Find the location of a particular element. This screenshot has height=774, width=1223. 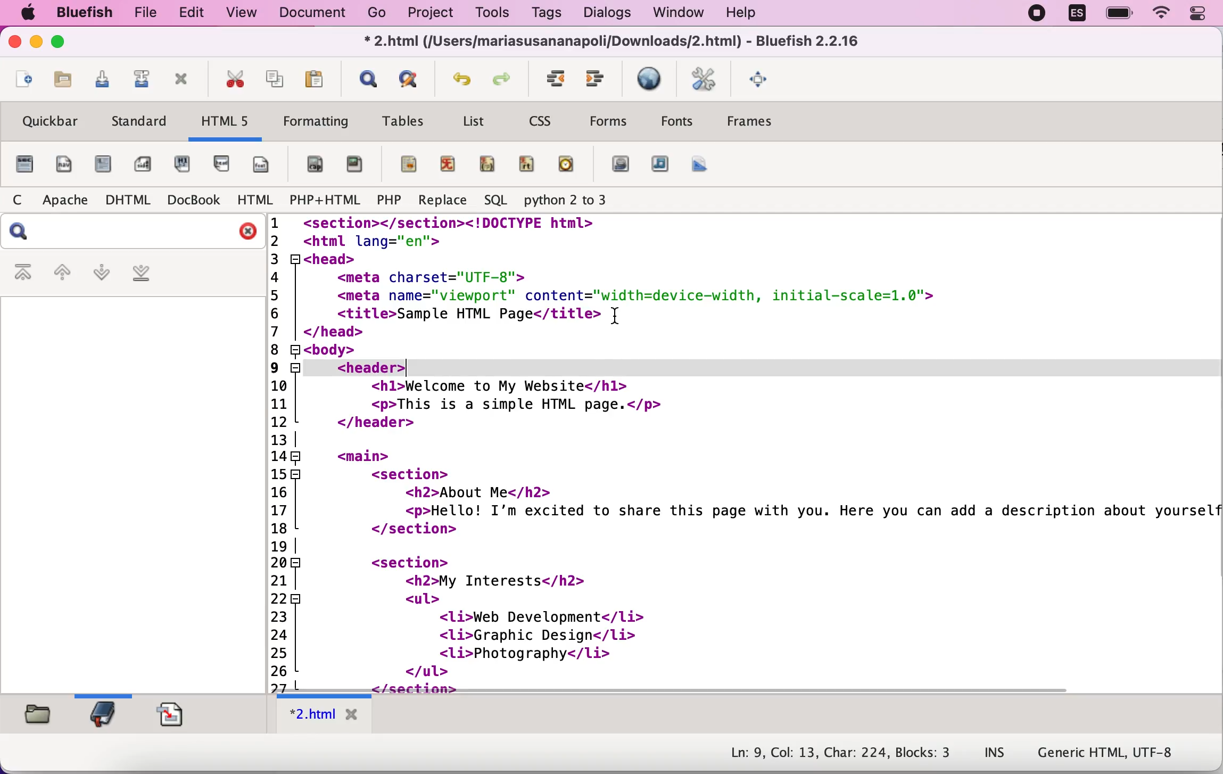

apache is located at coordinates (68, 199).